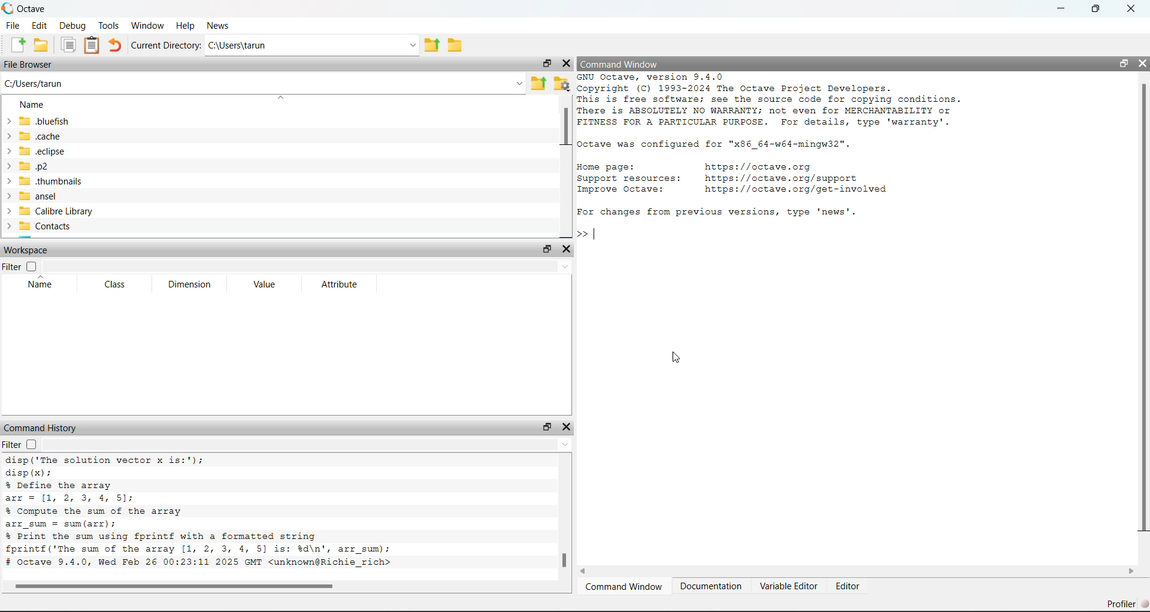 The image size is (1150, 612). What do you see at coordinates (567, 428) in the screenshot?
I see `Close` at bounding box center [567, 428].